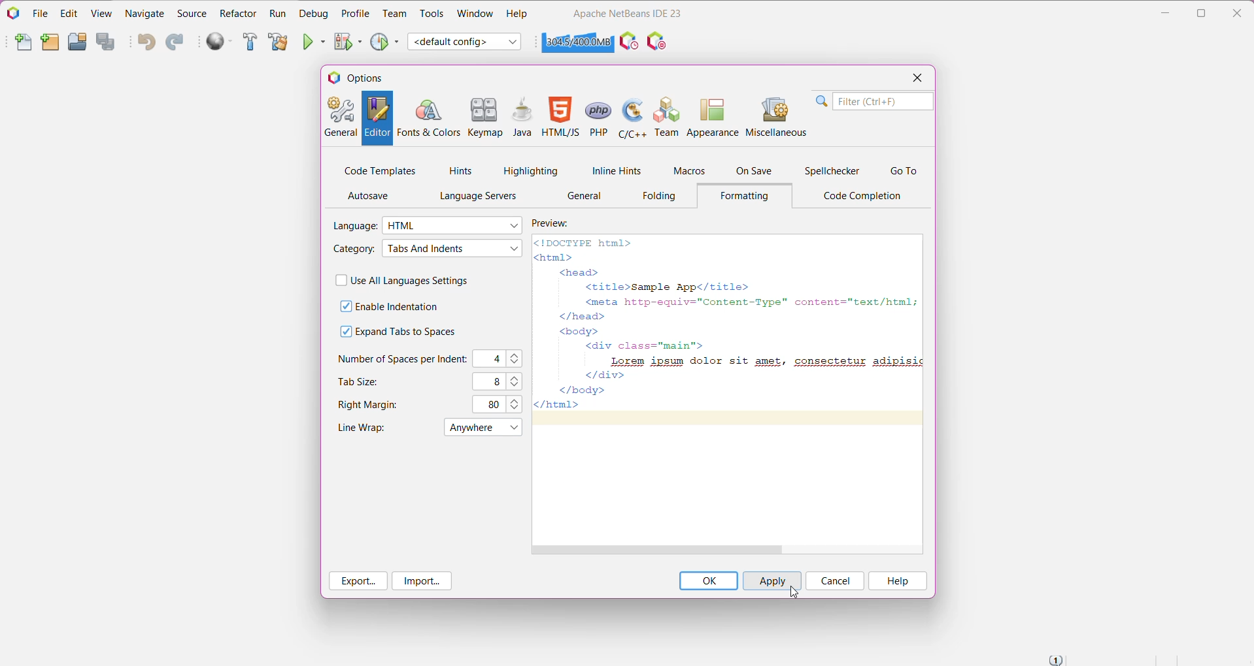  What do you see at coordinates (775, 116) in the screenshot?
I see `Miscellaneous` at bounding box center [775, 116].